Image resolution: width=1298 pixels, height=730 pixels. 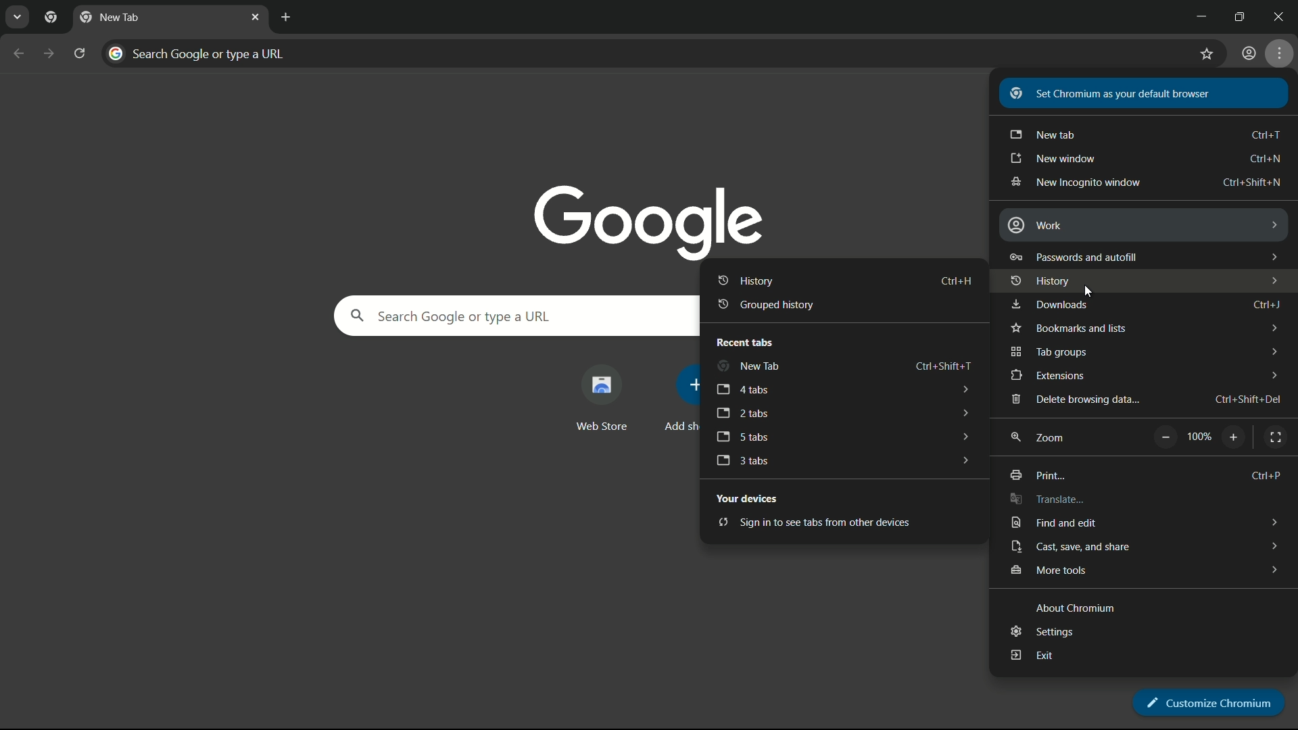 I want to click on search google or type a url, so click(x=512, y=315).